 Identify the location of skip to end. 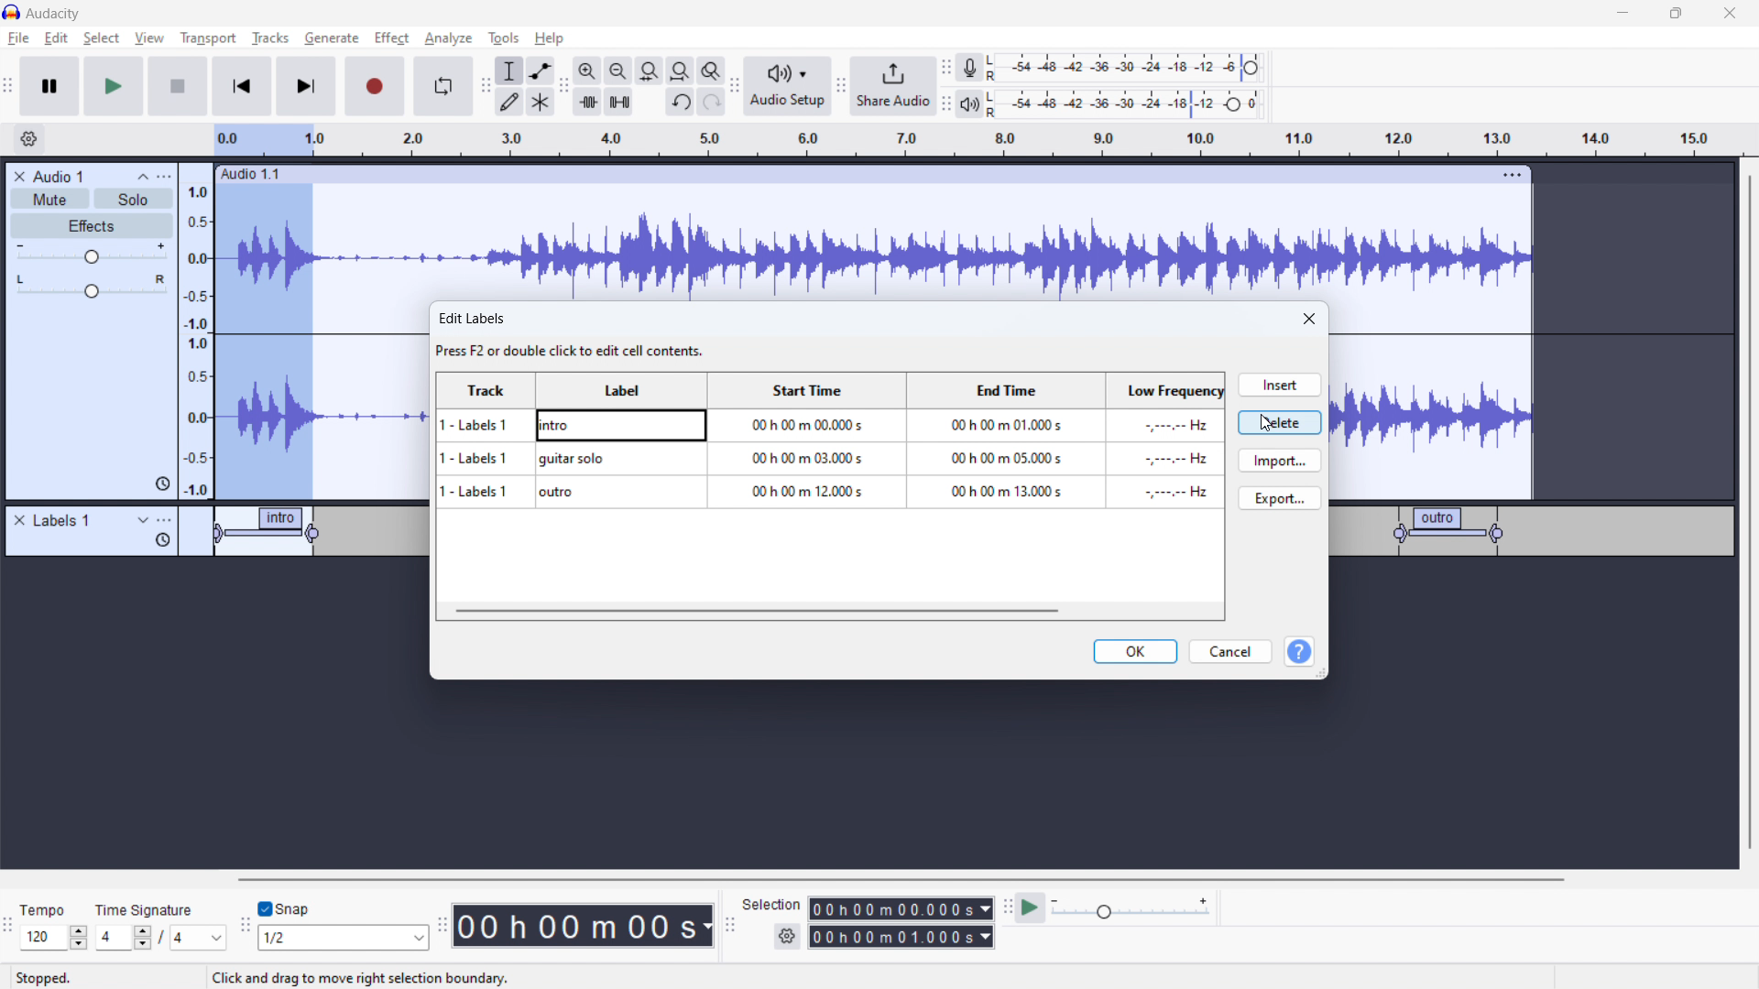
(311, 86).